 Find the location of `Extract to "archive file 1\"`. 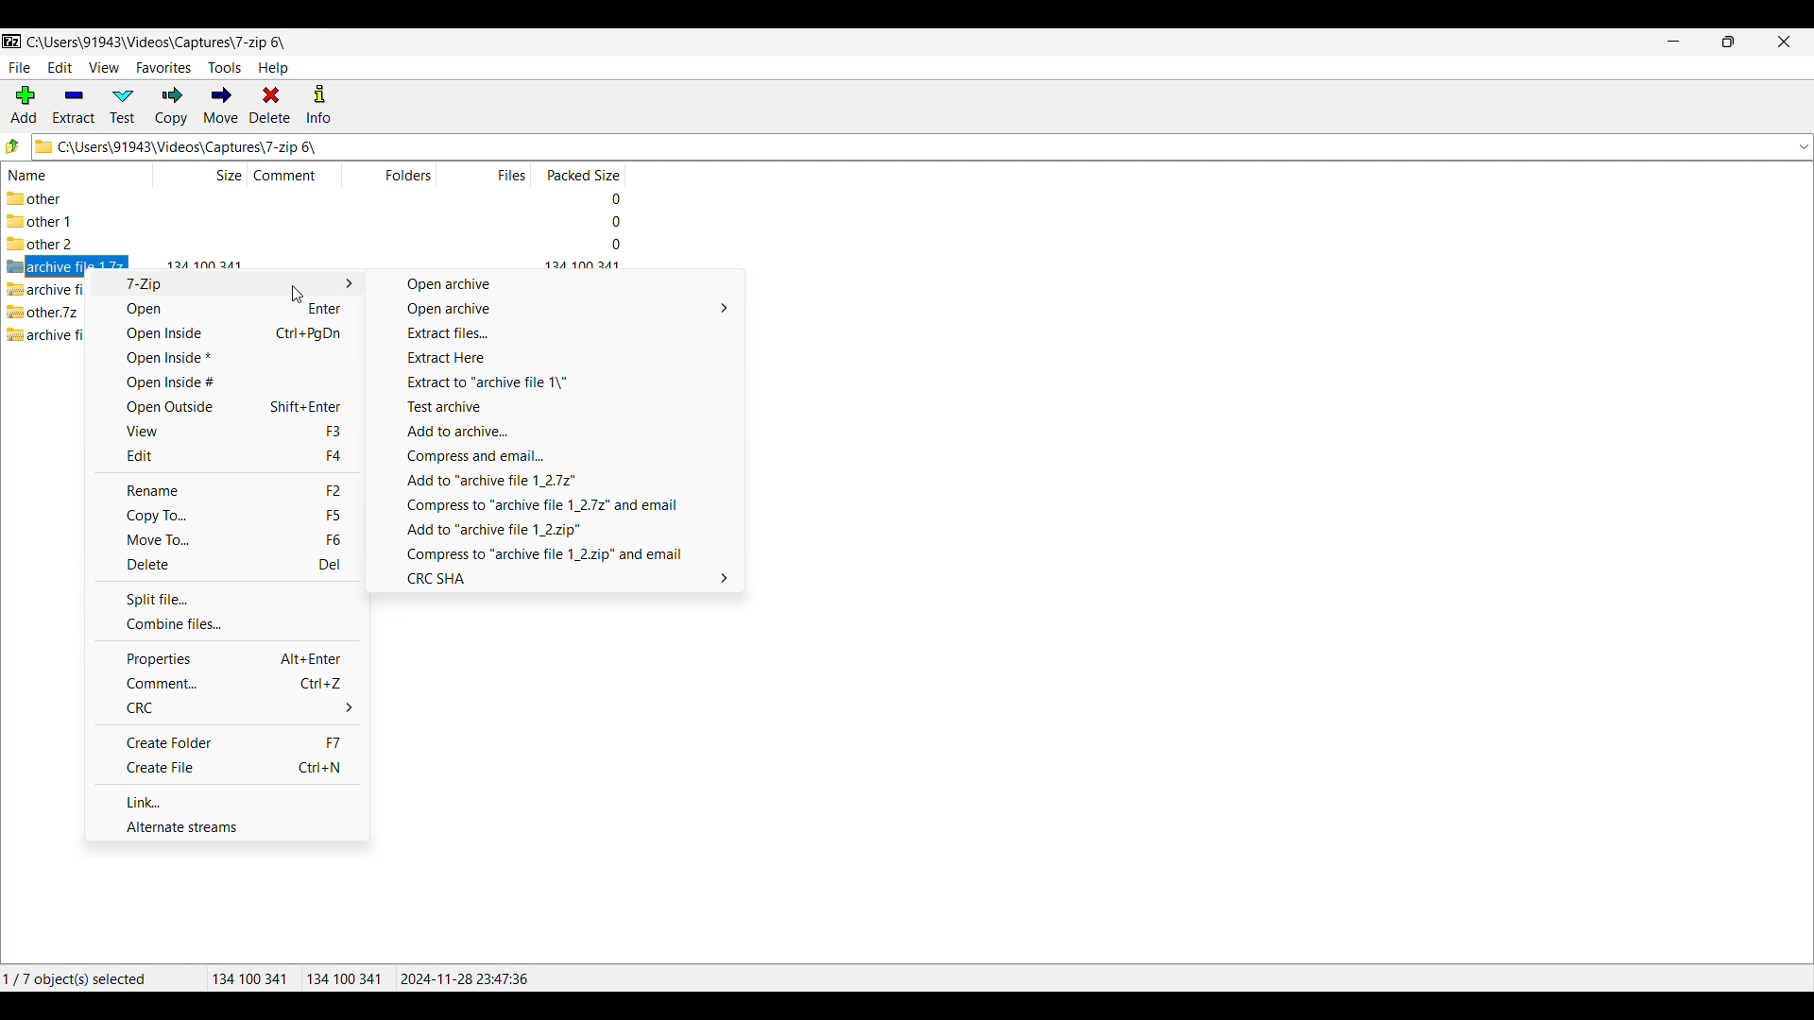

Extract to "archive file 1\" is located at coordinates (557, 382).